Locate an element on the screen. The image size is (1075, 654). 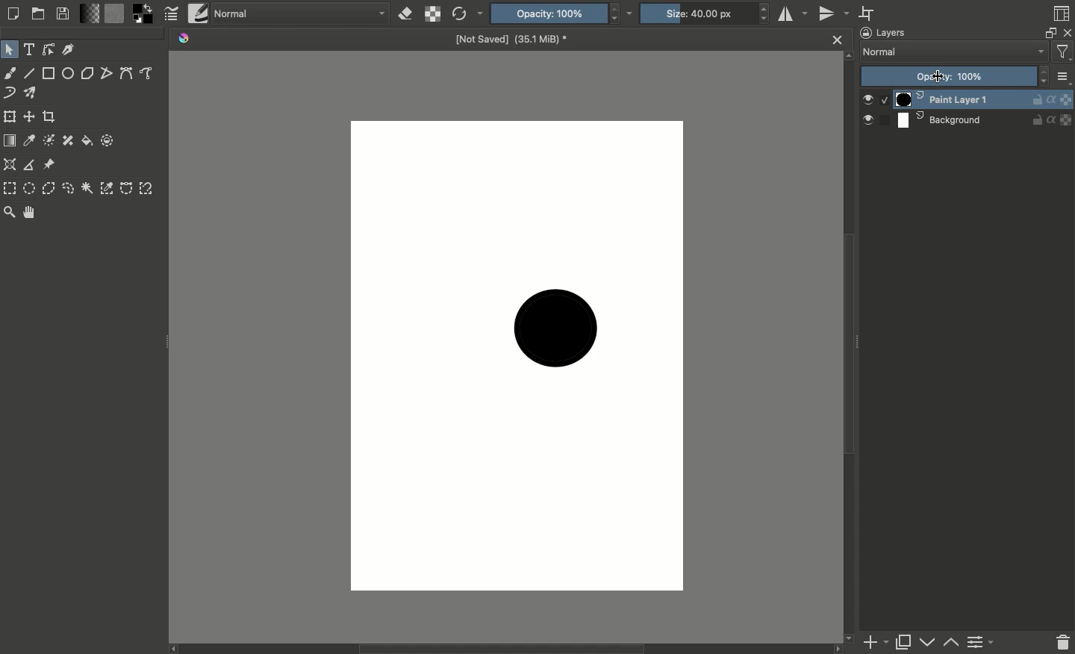
Fill is located at coordinates (88, 142).